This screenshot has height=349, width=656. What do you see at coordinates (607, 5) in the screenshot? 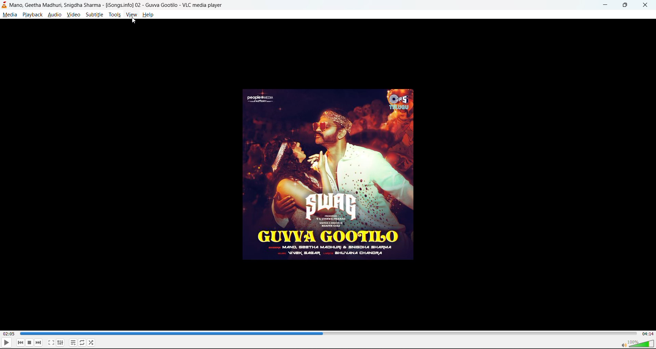
I see `minimize` at bounding box center [607, 5].